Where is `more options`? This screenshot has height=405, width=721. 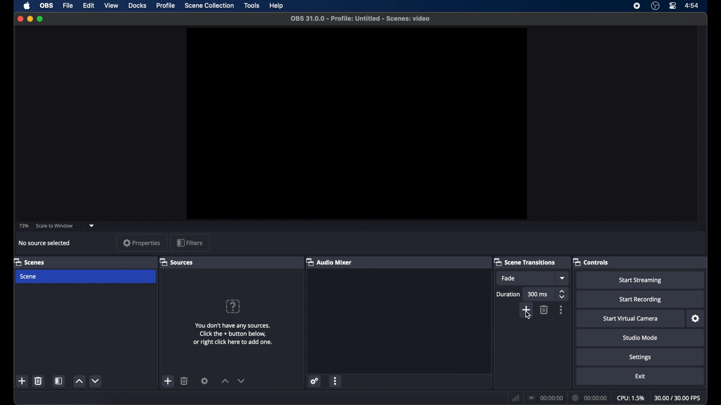
more options is located at coordinates (562, 310).